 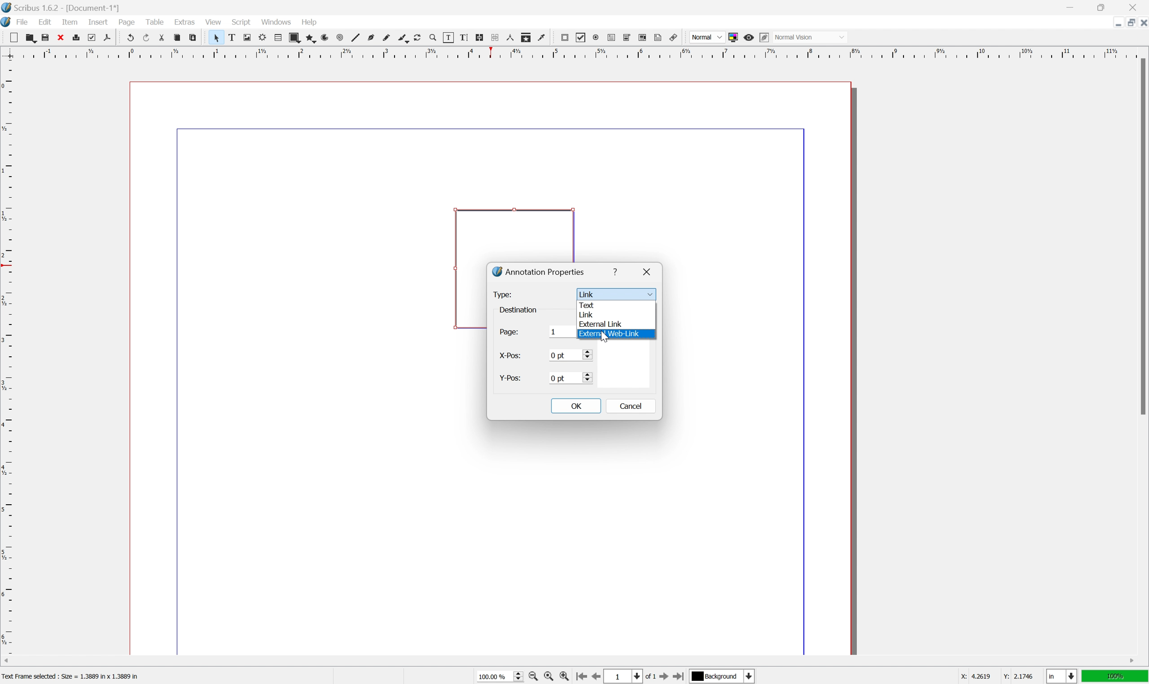 I want to click on OK, so click(x=576, y=406).